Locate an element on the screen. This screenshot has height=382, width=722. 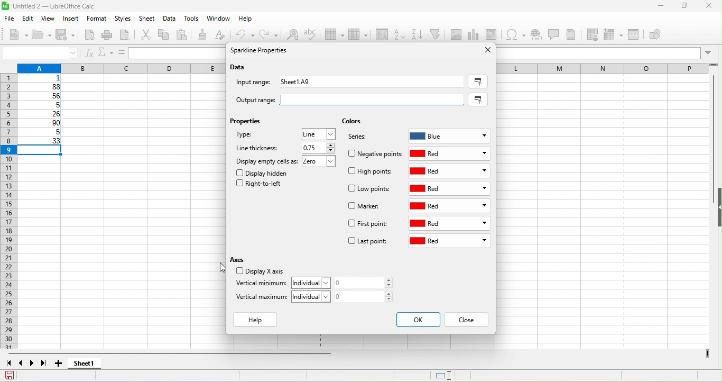
display empty cells as is located at coordinates (267, 161).